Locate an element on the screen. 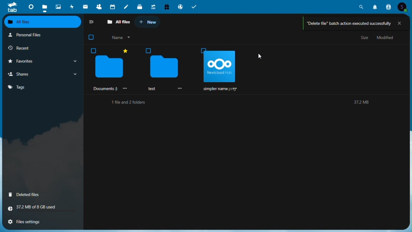 This screenshot has width=412, height=232. Files is located at coordinates (44, 6).